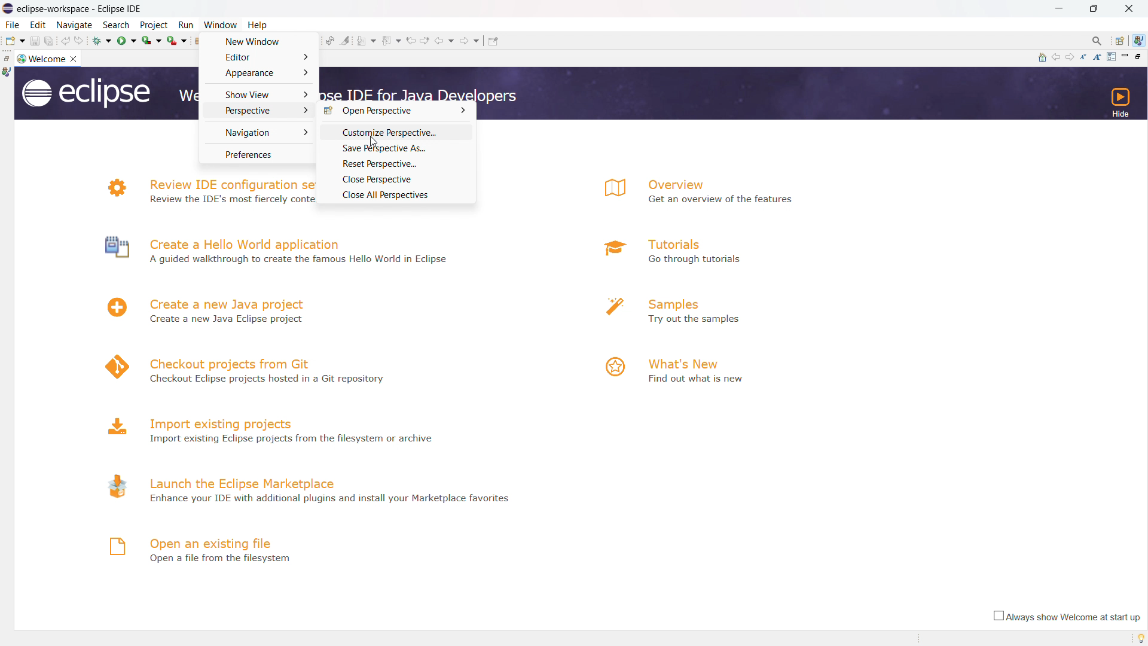  I want to click on toggle ant editpr audio reconcile, so click(330, 41).